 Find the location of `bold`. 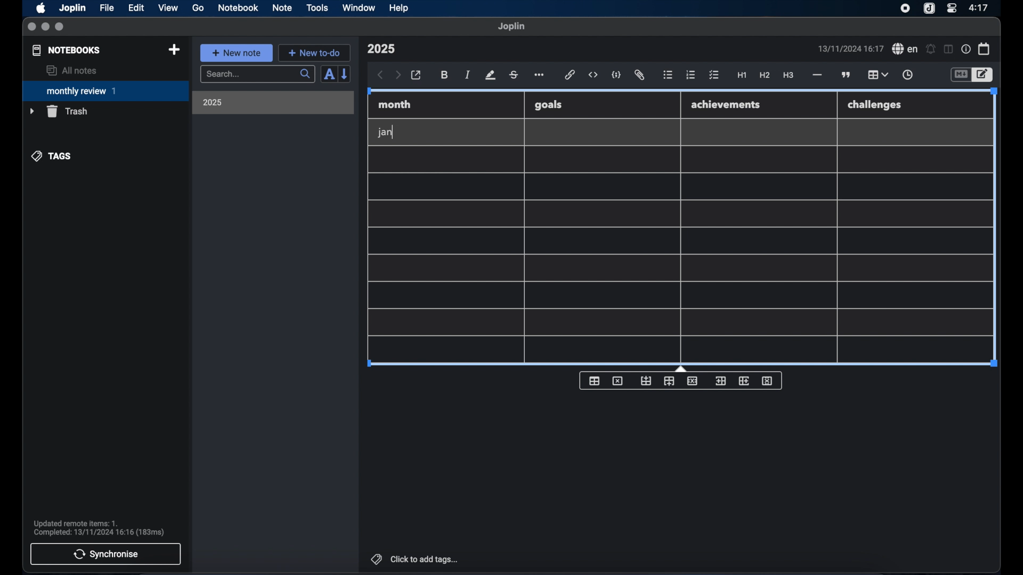

bold is located at coordinates (445, 75).